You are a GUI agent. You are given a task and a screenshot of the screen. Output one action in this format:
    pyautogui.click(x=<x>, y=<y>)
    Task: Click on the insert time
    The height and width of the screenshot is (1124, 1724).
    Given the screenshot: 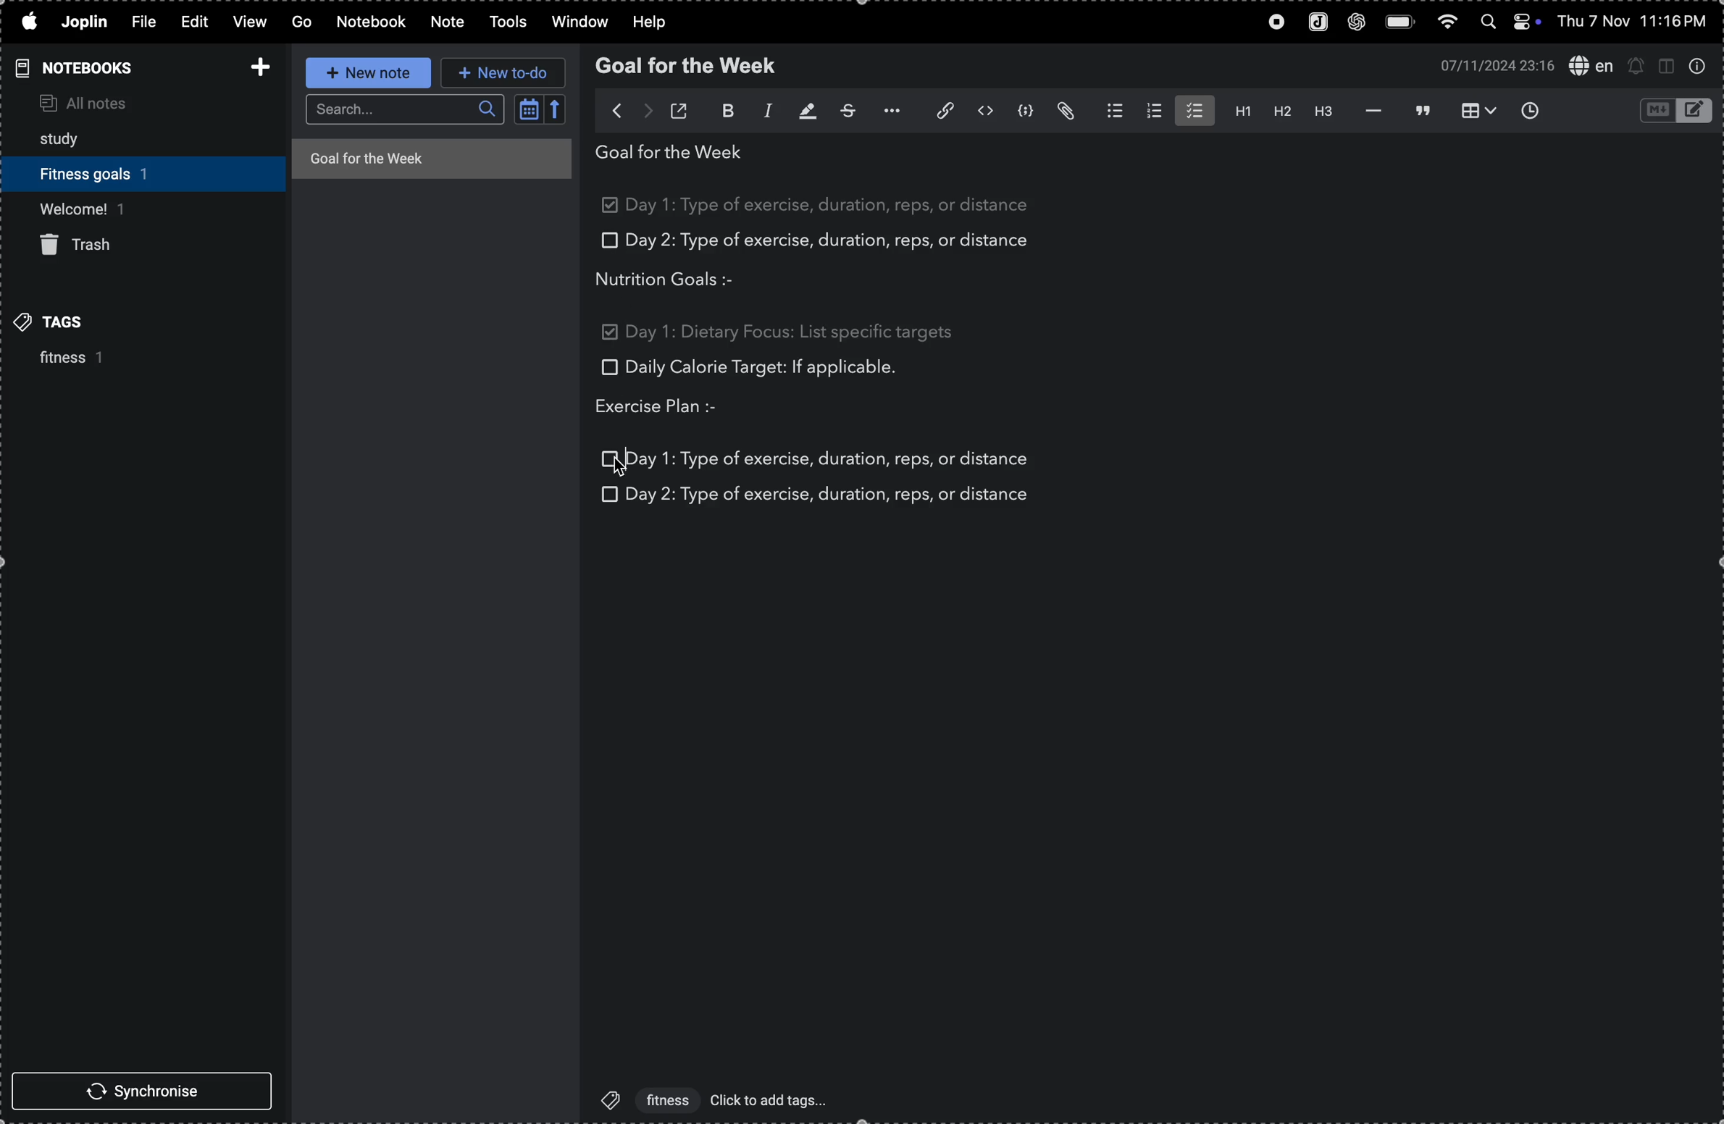 What is the action you would take?
    pyautogui.click(x=1536, y=110)
    